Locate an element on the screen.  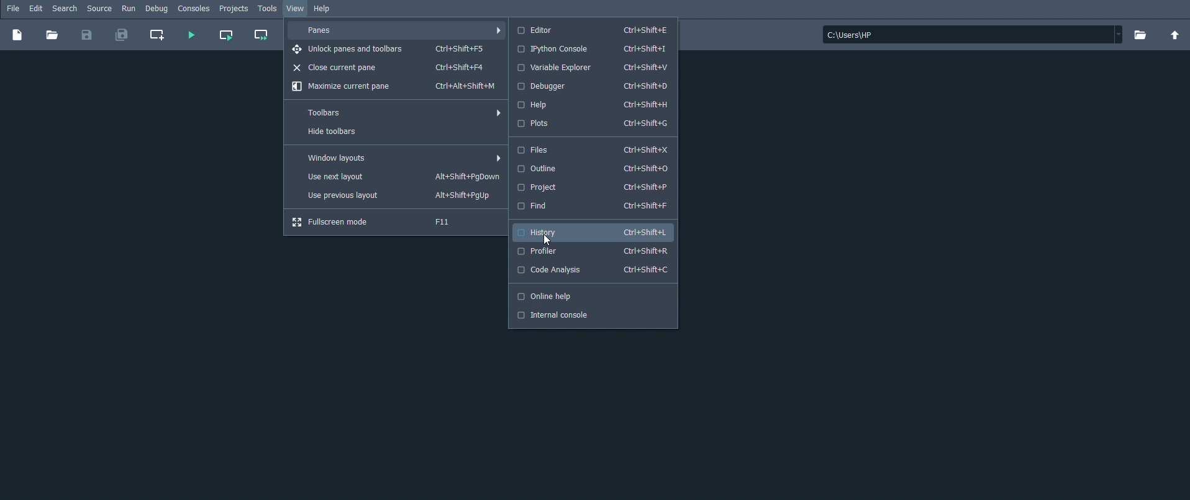
Profiler is located at coordinates (593, 251).